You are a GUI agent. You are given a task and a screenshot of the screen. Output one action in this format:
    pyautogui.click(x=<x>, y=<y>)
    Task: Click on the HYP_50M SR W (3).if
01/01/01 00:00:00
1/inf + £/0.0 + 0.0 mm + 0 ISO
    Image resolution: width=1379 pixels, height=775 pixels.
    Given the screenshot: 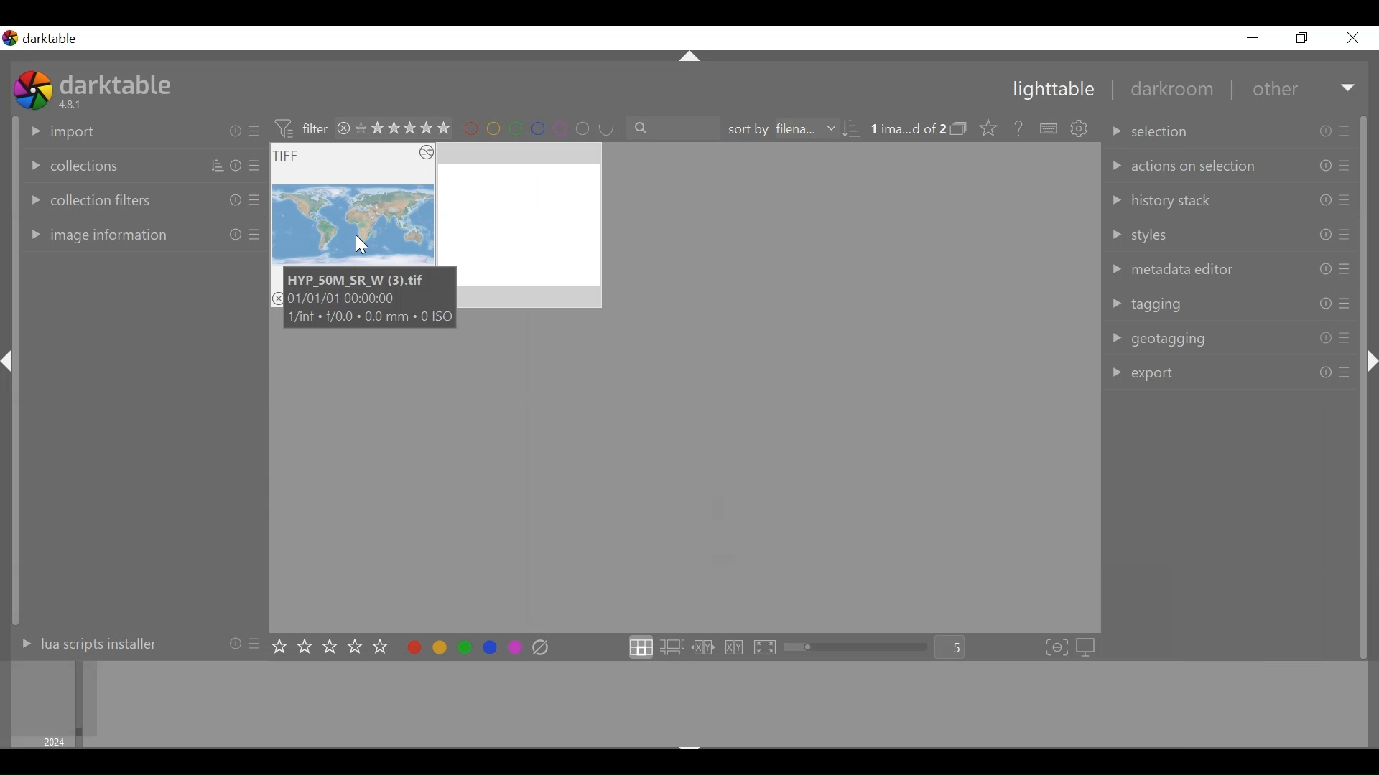 What is the action you would take?
    pyautogui.click(x=376, y=298)
    